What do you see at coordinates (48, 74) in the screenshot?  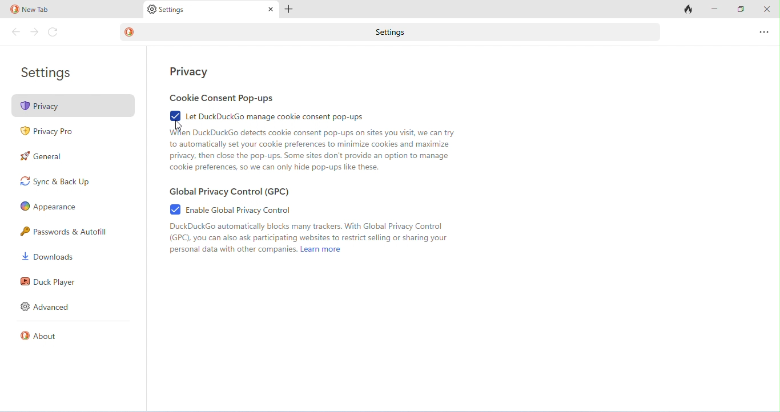 I see `settings` at bounding box center [48, 74].